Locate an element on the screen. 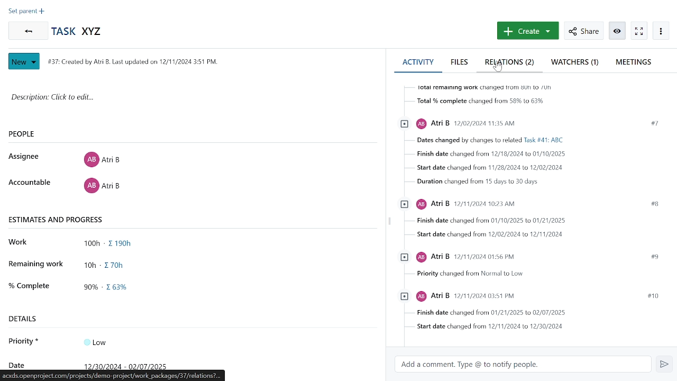 This screenshot has height=381, width=677. space for adding description is located at coordinates (178, 103).